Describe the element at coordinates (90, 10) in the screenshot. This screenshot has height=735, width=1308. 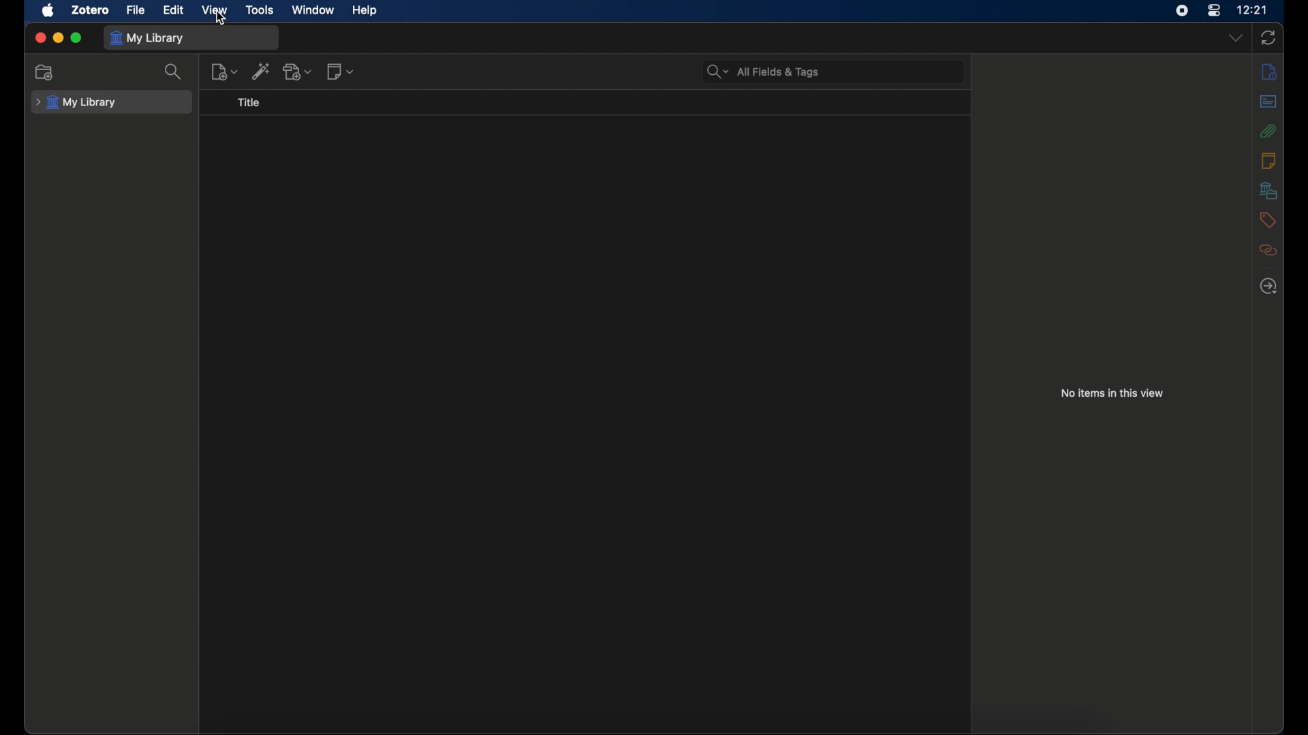
I see `zotero` at that location.